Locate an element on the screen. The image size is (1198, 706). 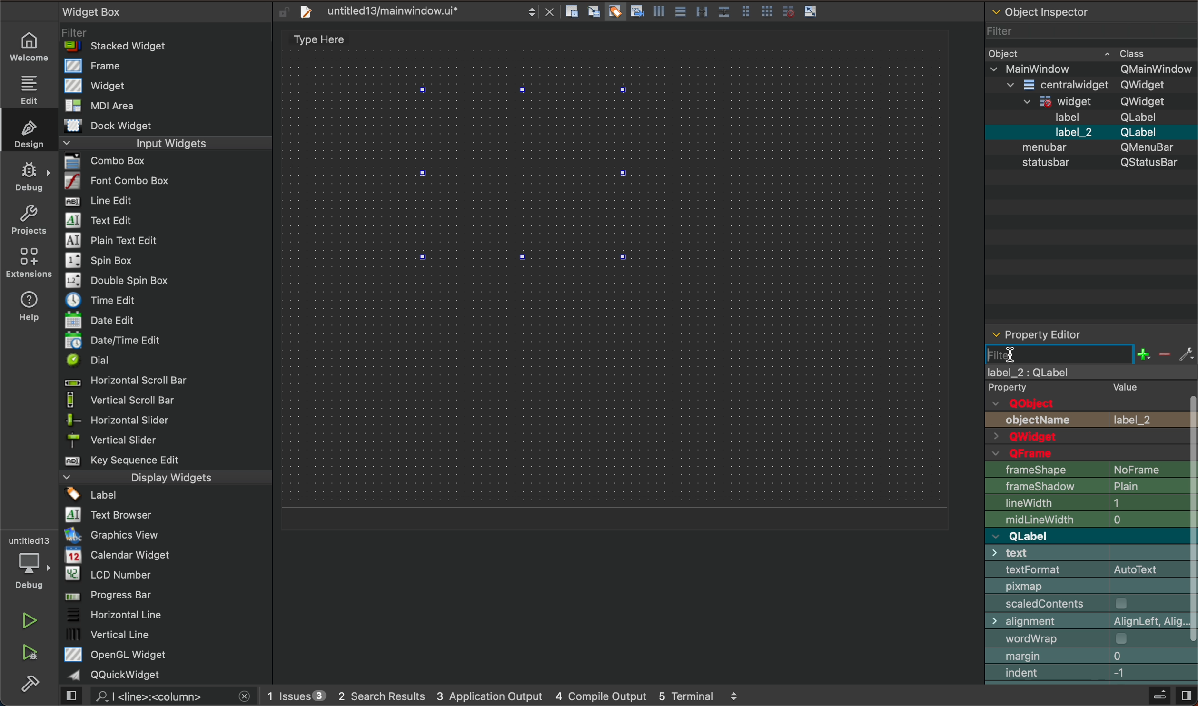
 is located at coordinates (1090, 570).